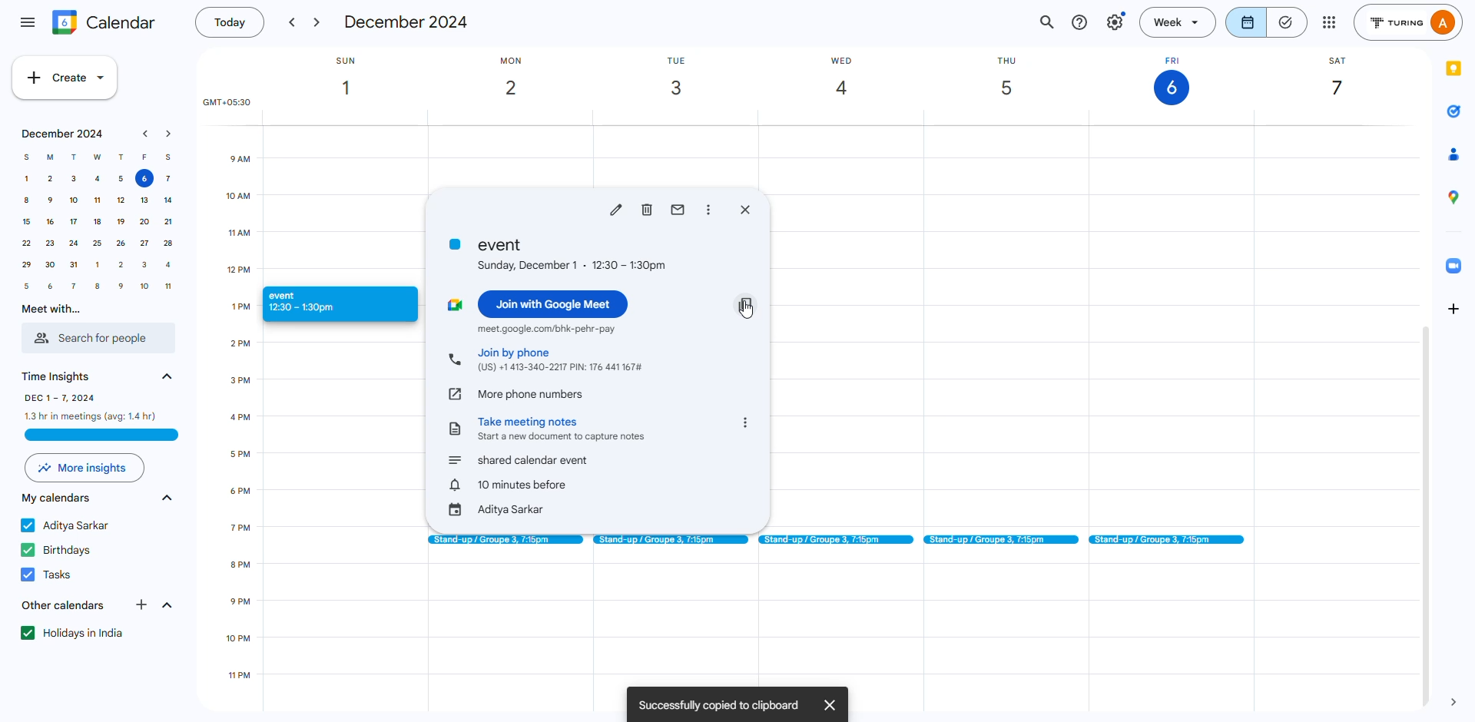  What do you see at coordinates (118, 200) in the screenshot?
I see `12` at bounding box center [118, 200].